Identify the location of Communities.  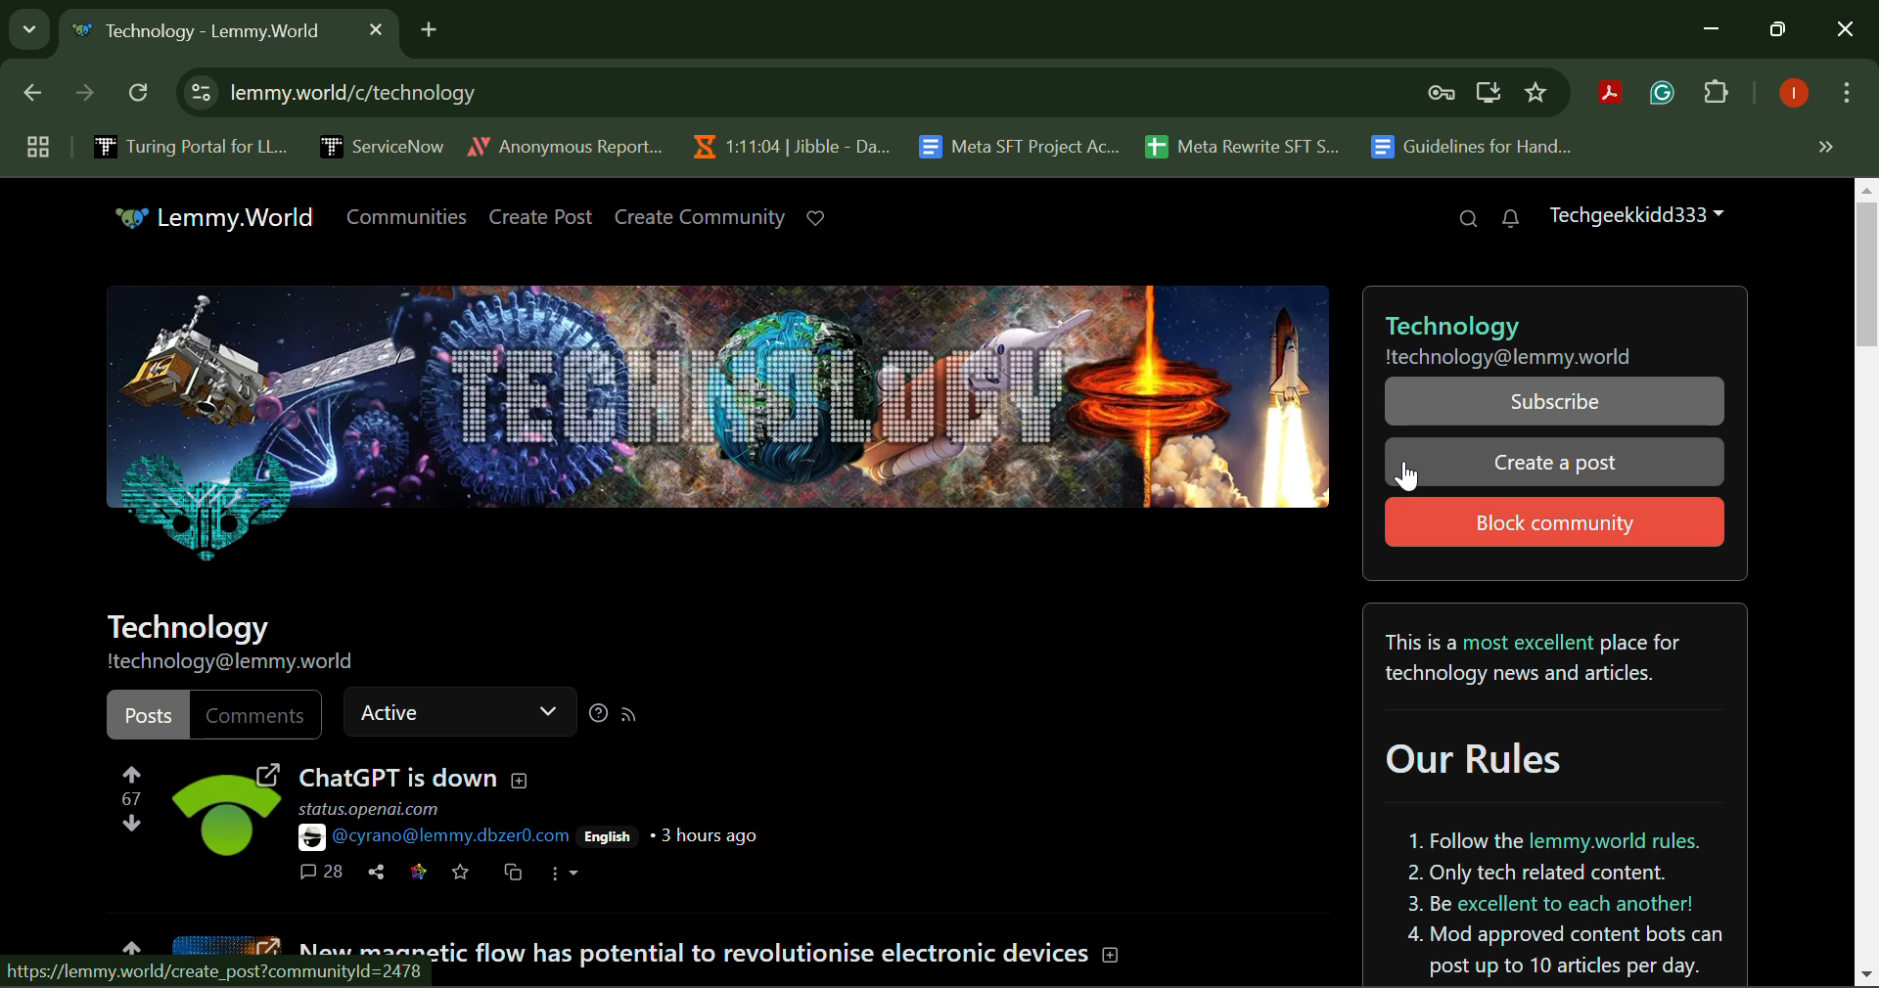
(411, 217).